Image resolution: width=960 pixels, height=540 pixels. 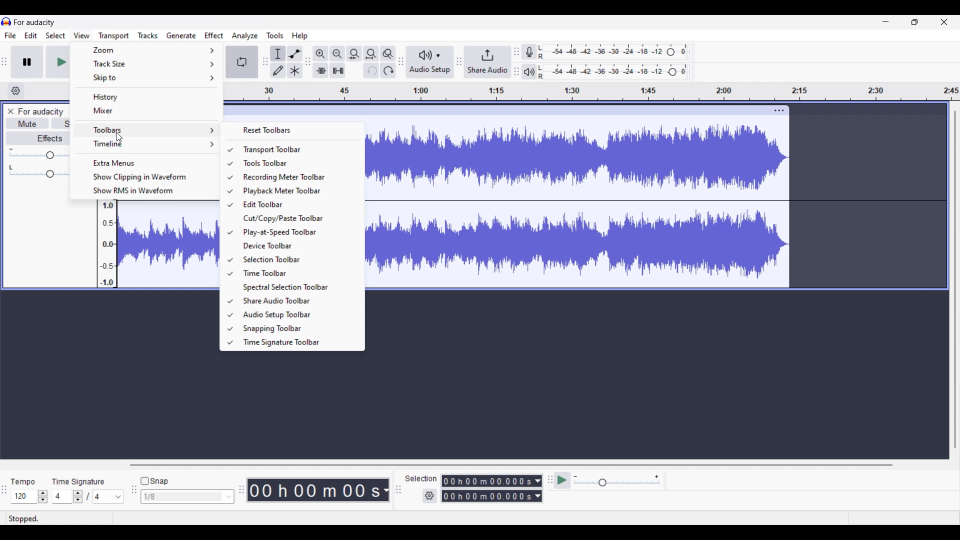 I want to click on Duration measurement options, so click(x=538, y=488).